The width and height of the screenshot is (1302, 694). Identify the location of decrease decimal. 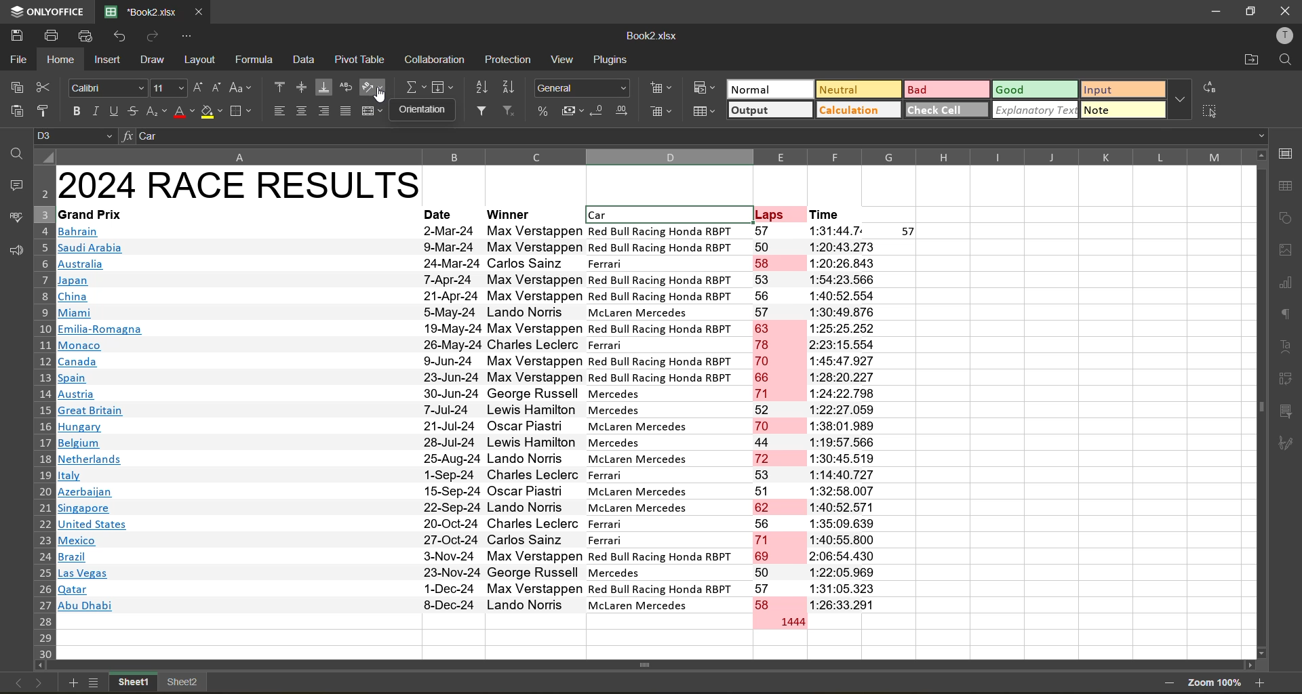
(598, 110).